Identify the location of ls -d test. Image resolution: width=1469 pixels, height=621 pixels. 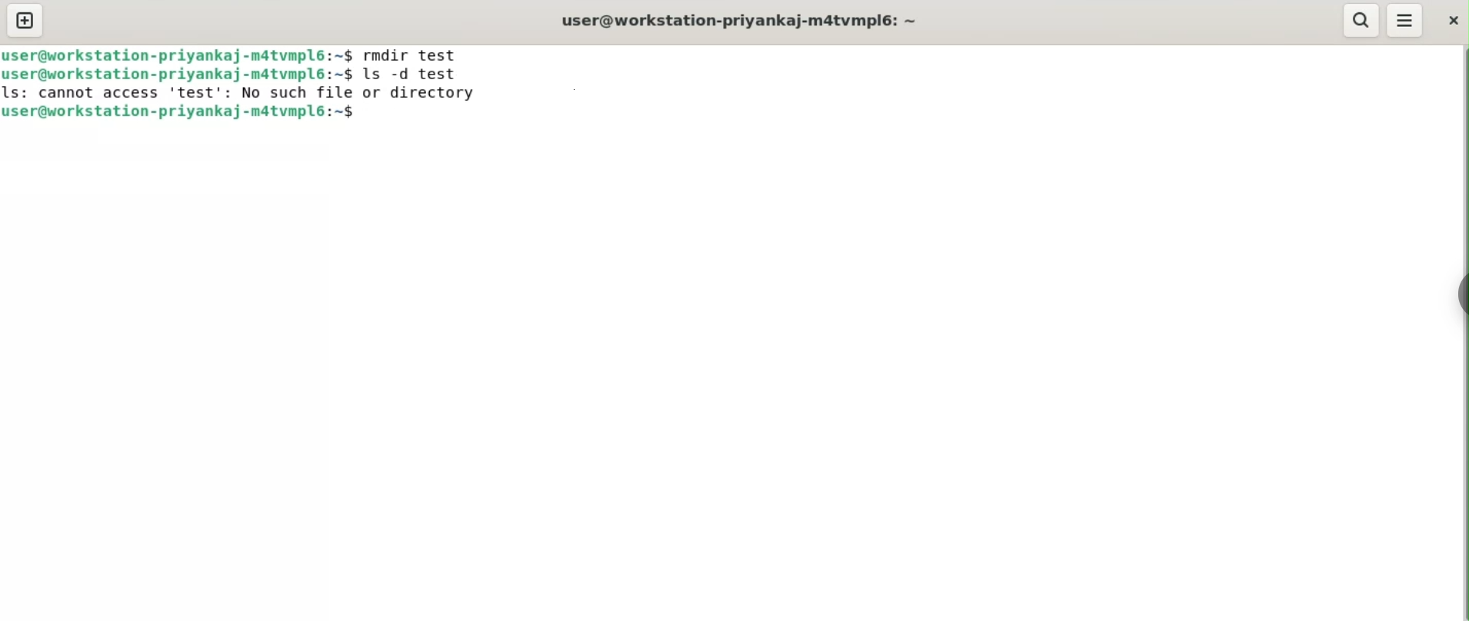
(411, 75).